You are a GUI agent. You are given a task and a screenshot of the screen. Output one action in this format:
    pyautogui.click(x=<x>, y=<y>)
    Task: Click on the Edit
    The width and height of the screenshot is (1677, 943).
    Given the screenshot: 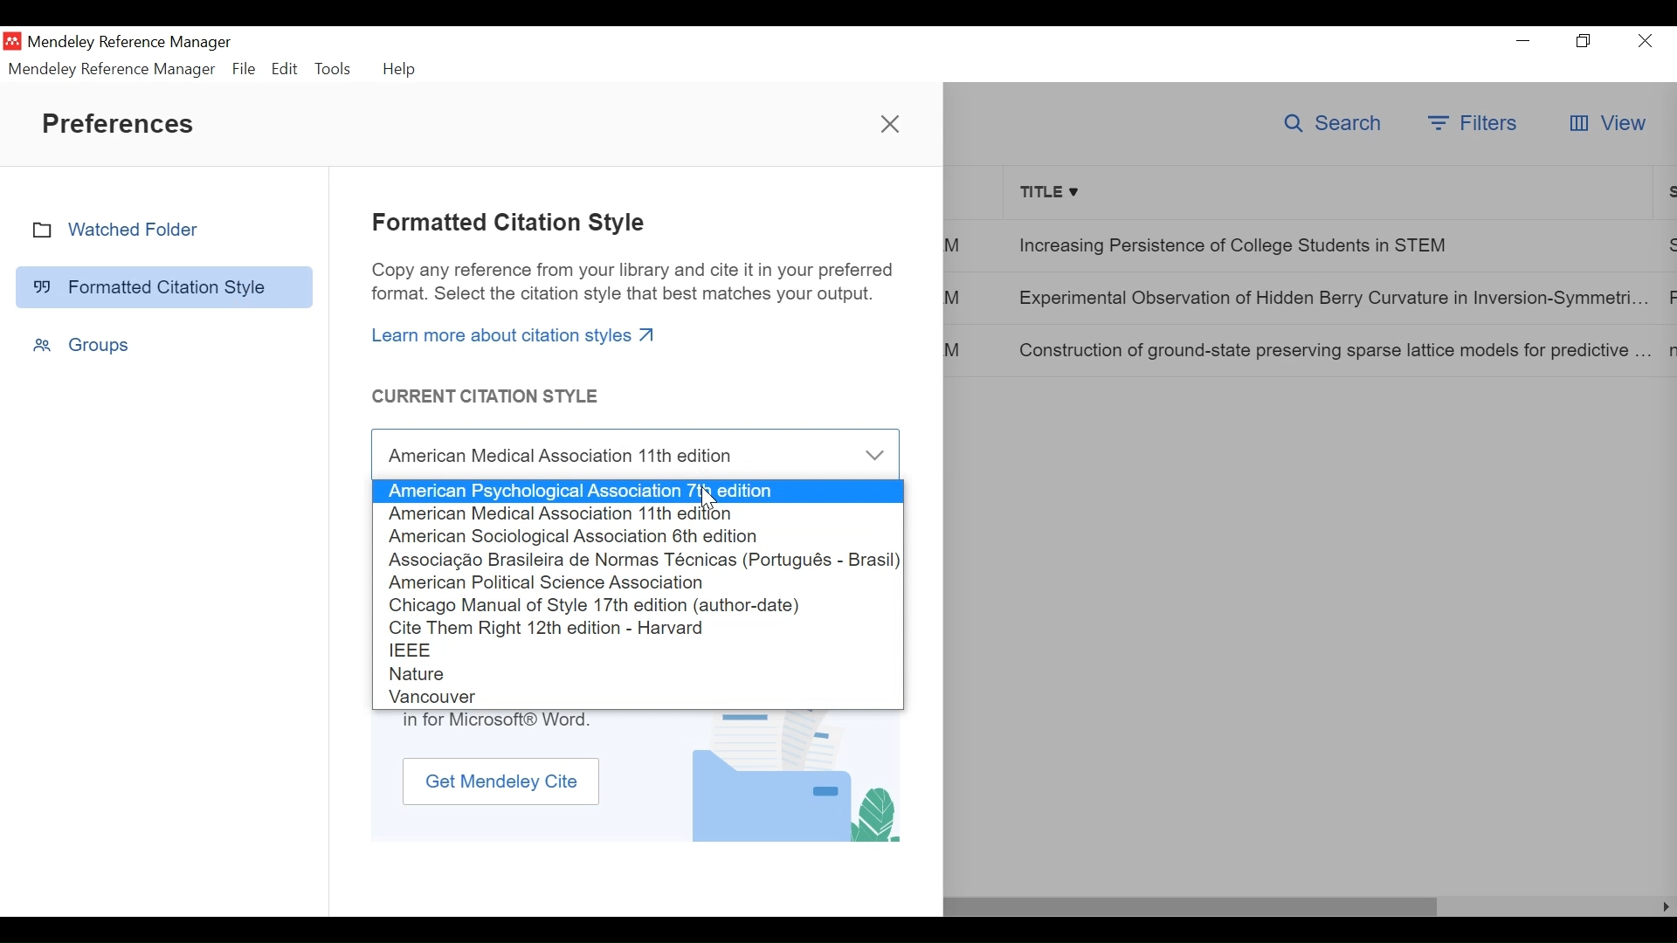 What is the action you would take?
    pyautogui.click(x=284, y=68)
    